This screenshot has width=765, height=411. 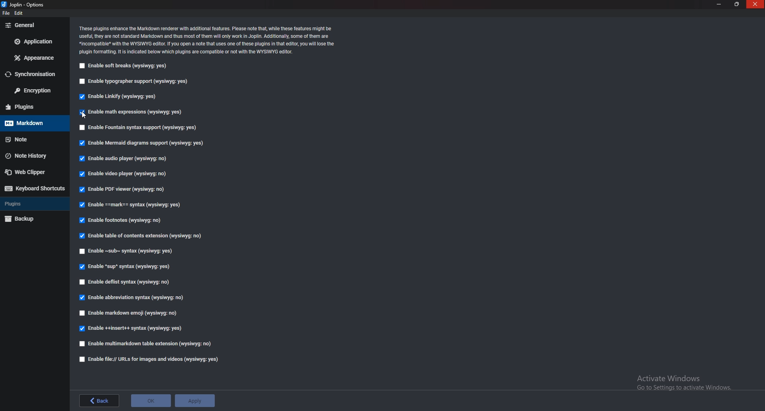 What do you see at coordinates (120, 96) in the screenshot?
I see `Enable linkify` at bounding box center [120, 96].